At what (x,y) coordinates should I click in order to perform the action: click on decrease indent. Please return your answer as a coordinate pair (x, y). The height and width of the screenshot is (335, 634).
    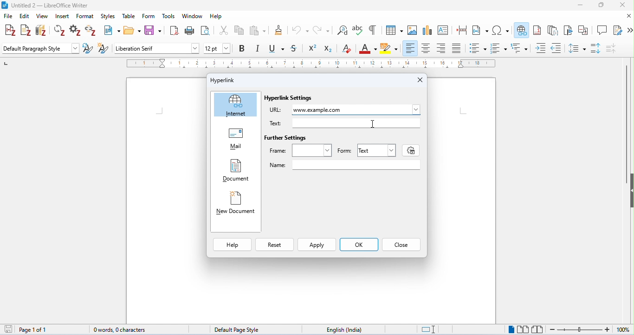
    Looking at the image, I should click on (557, 47).